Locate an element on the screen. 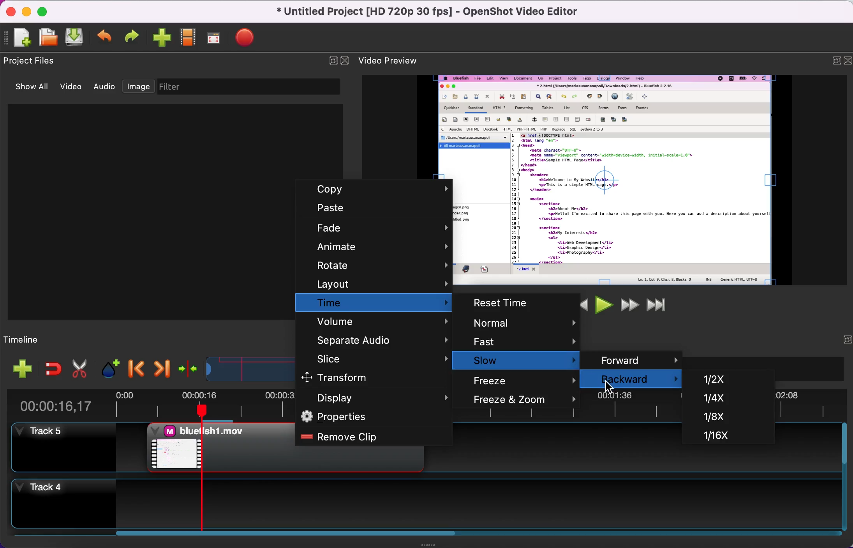 The image size is (853, 548). undo is located at coordinates (106, 37).